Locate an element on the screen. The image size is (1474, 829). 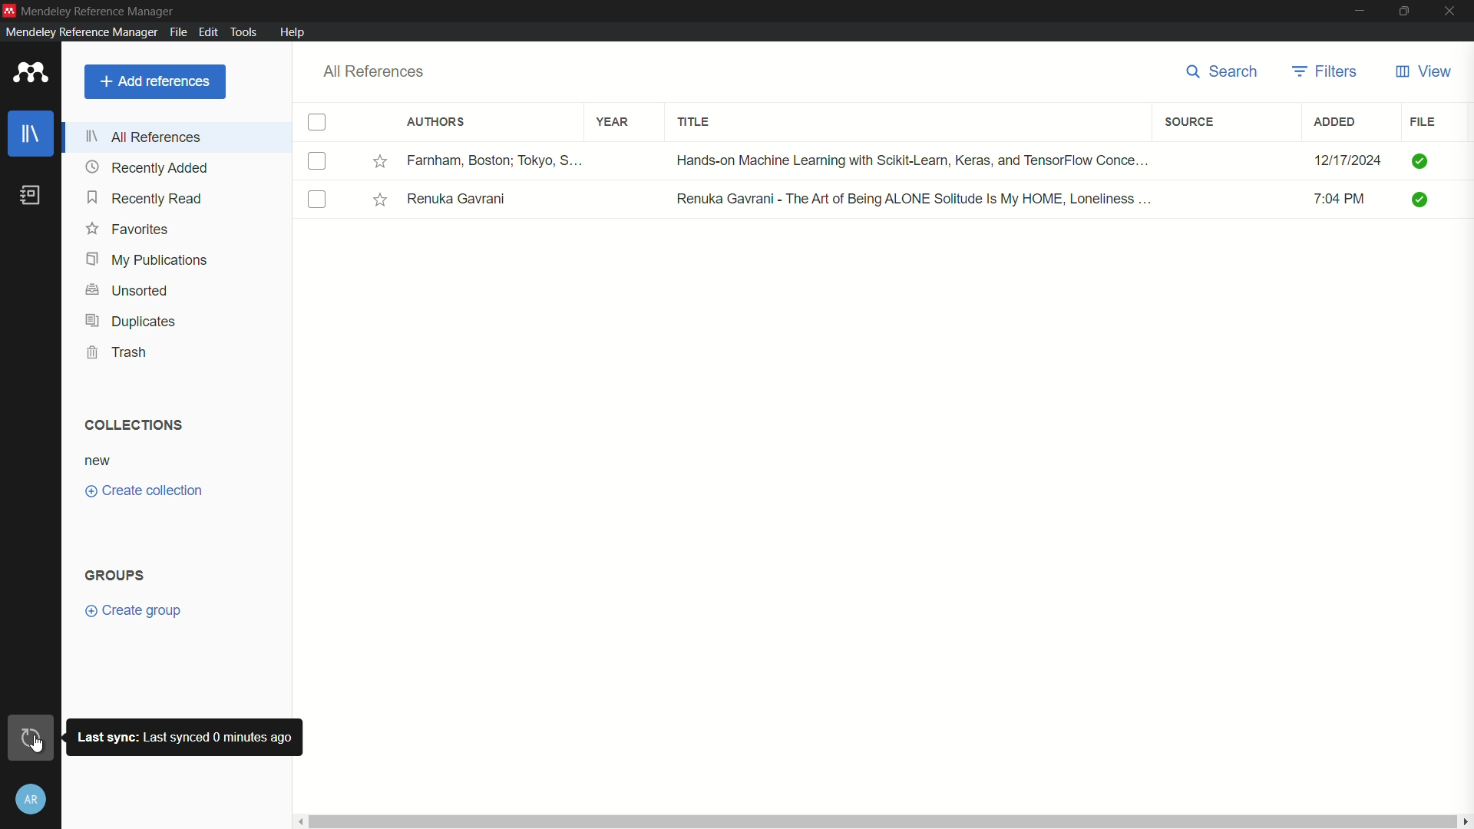
close app is located at coordinates (1453, 11).